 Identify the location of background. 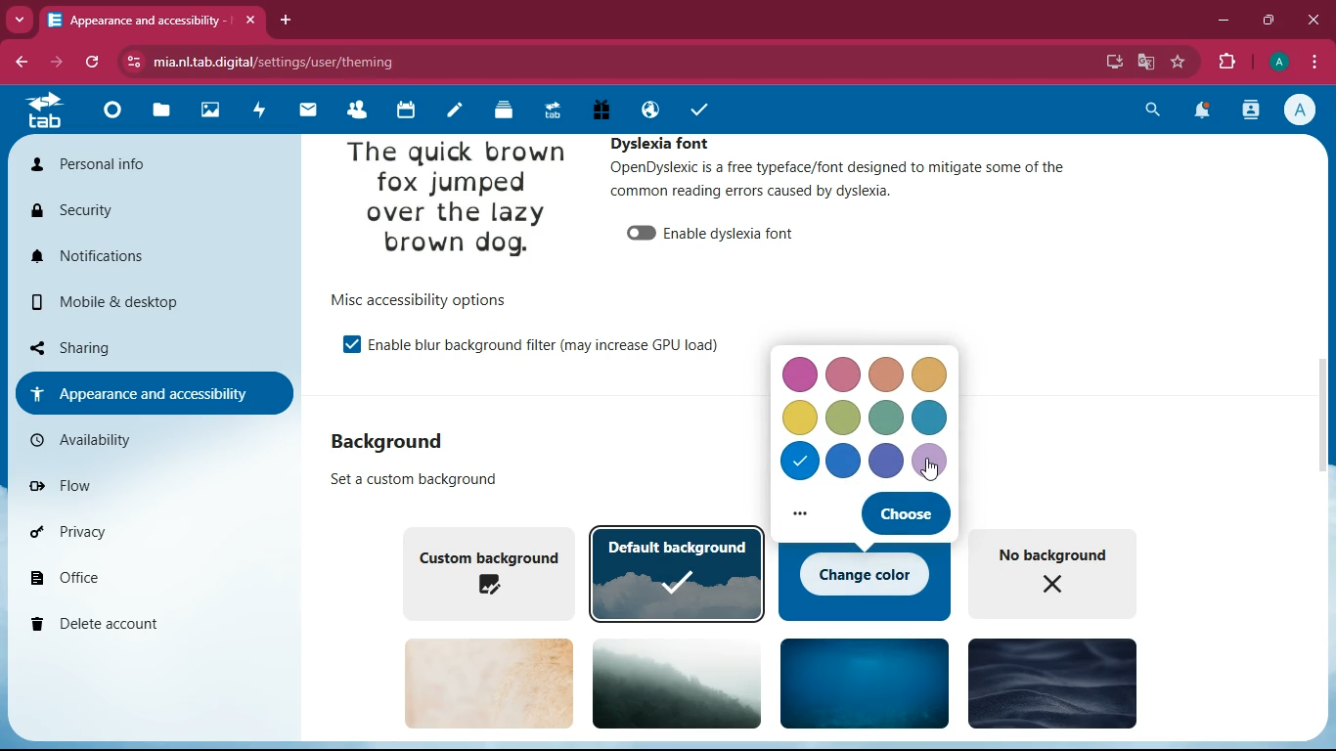
(680, 683).